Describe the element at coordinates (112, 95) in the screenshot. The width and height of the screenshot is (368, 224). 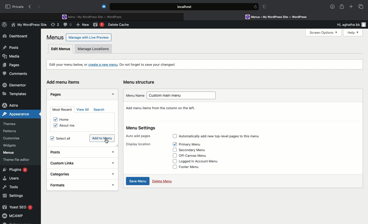
I see `Hide` at that location.